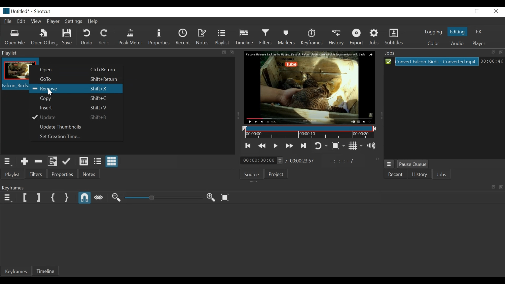 This screenshot has width=505, height=284. I want to click on Export, so click(357, 37).